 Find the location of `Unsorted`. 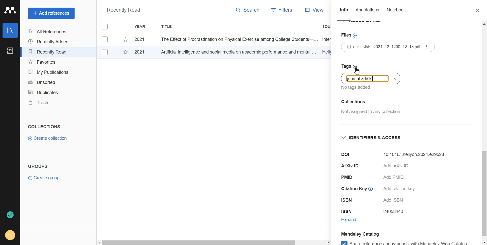

Unsorted is located at coordinates (50, 82).